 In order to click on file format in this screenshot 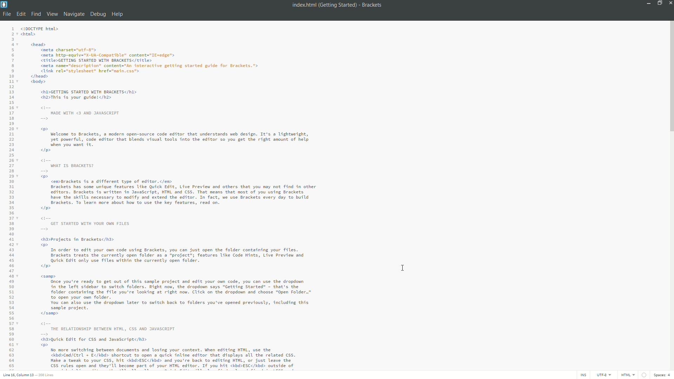, I will do `click(629, 375)`.